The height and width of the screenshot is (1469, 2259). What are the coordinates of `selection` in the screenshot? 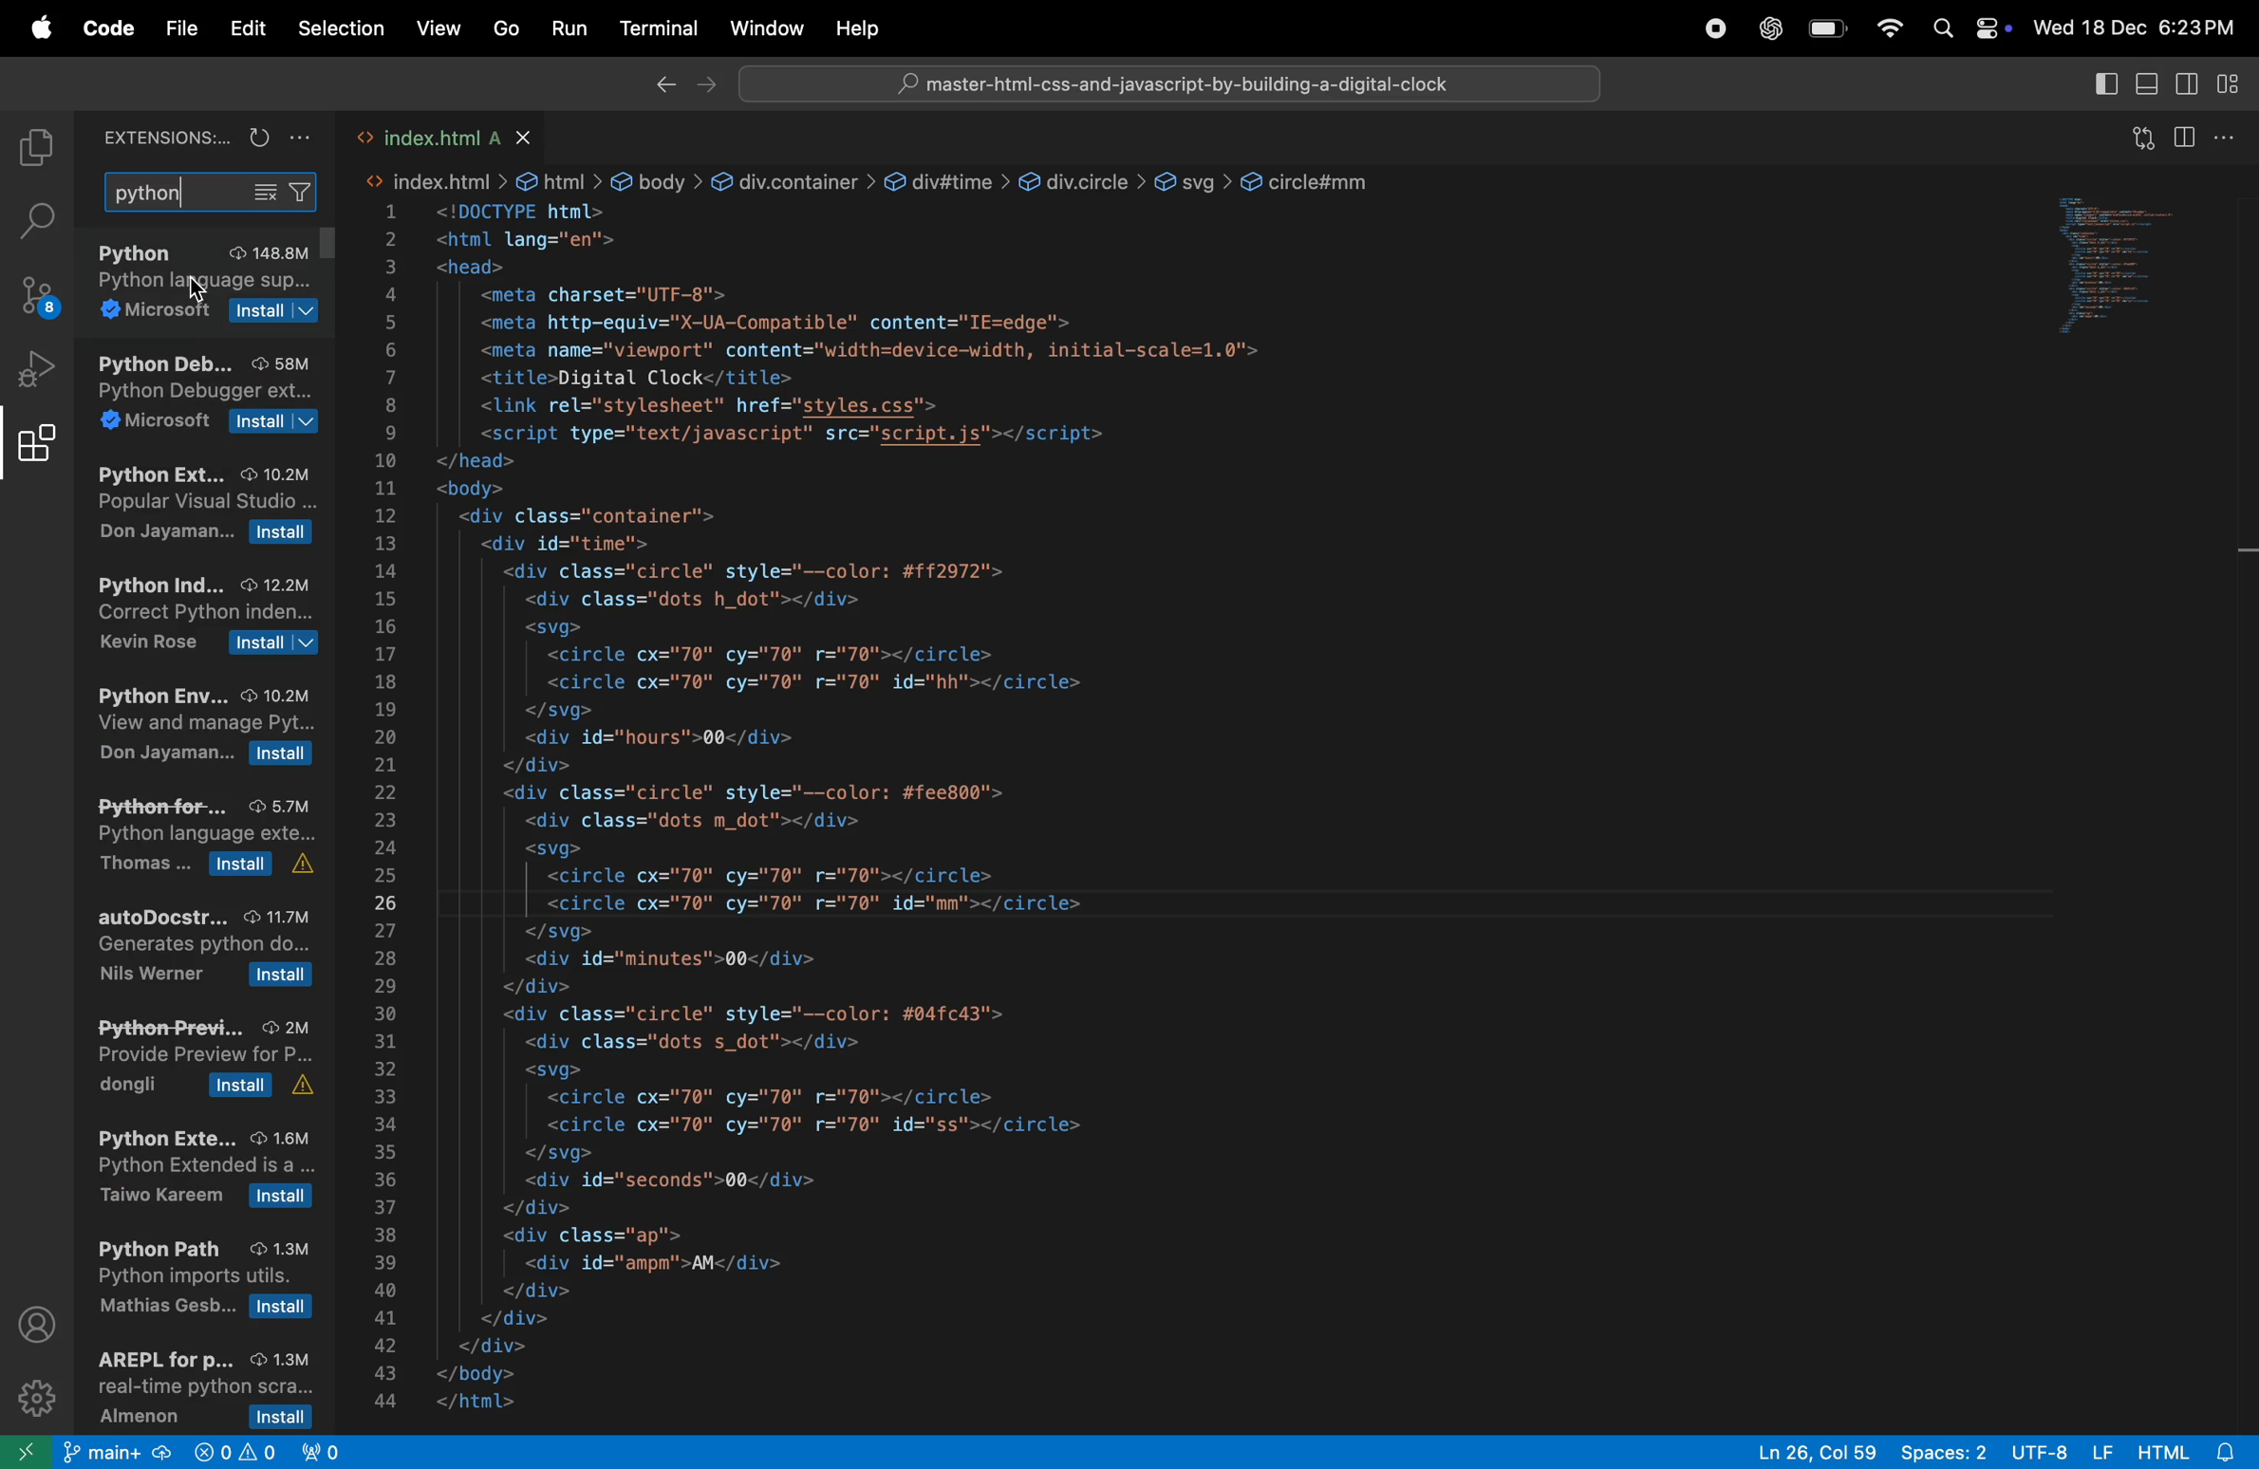 It's located at (341, 32).